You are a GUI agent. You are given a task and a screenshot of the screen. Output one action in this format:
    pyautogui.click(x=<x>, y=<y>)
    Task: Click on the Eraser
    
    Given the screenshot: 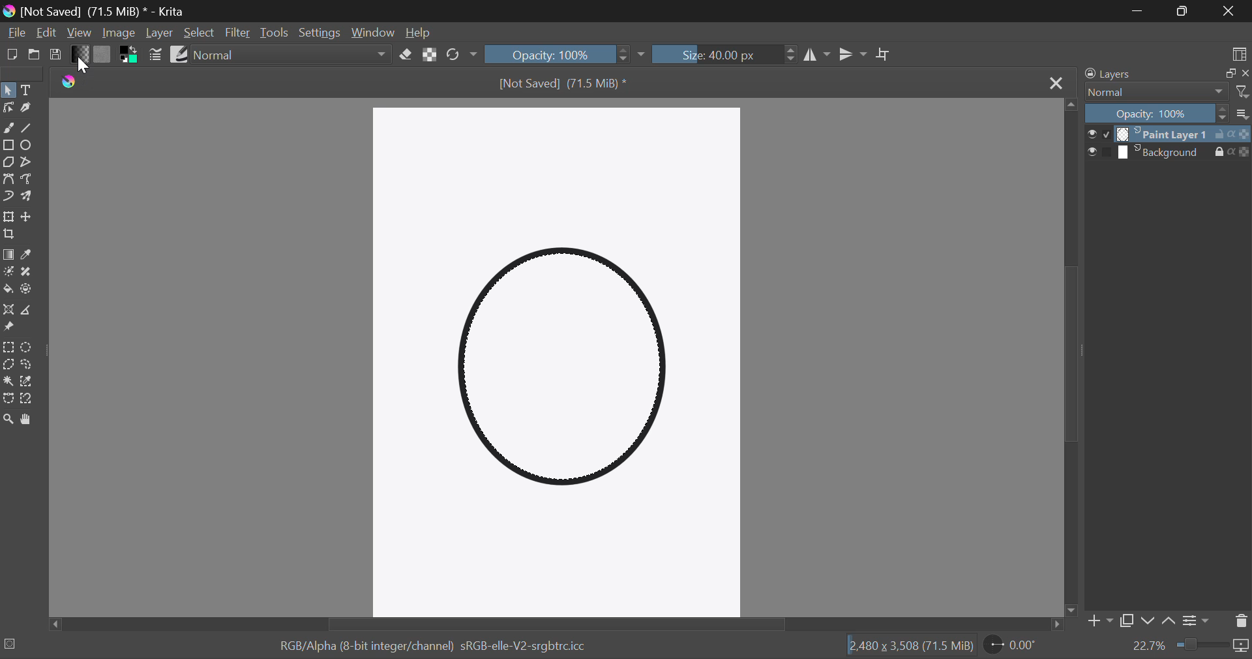 What is the action you would take?
    pyautogui.click(x=406, y=55)
    